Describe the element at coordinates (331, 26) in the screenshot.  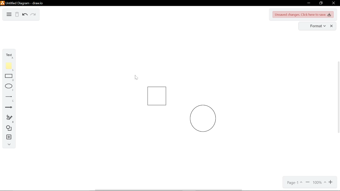
I see `close format` at that location.